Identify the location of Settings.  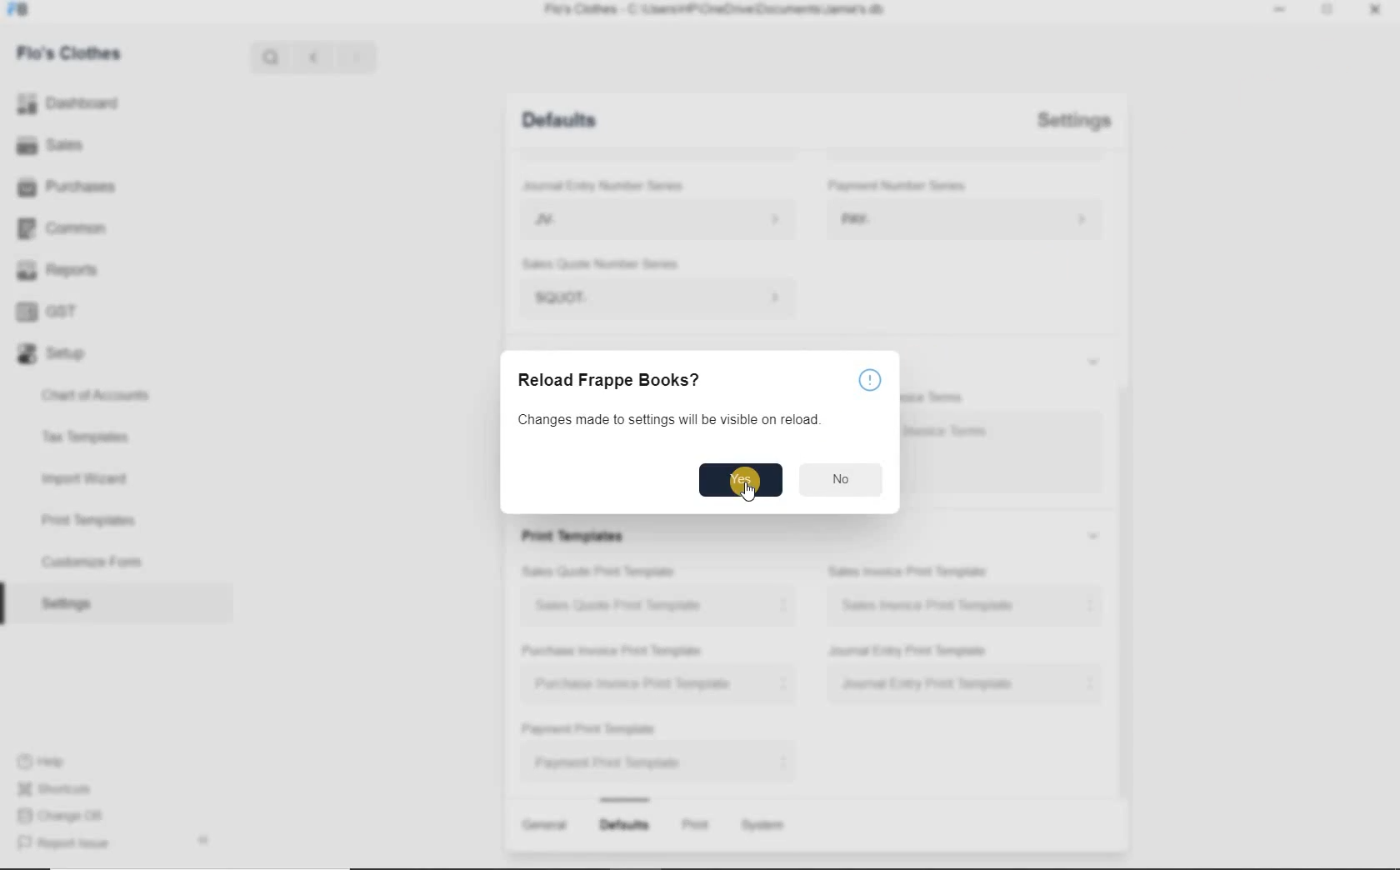
(1077, 120).